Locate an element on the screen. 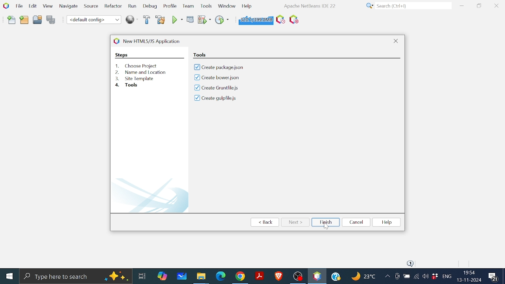 The height and width of the screenshot is (284, 505). Navigate is located at coordinates (69, 7).